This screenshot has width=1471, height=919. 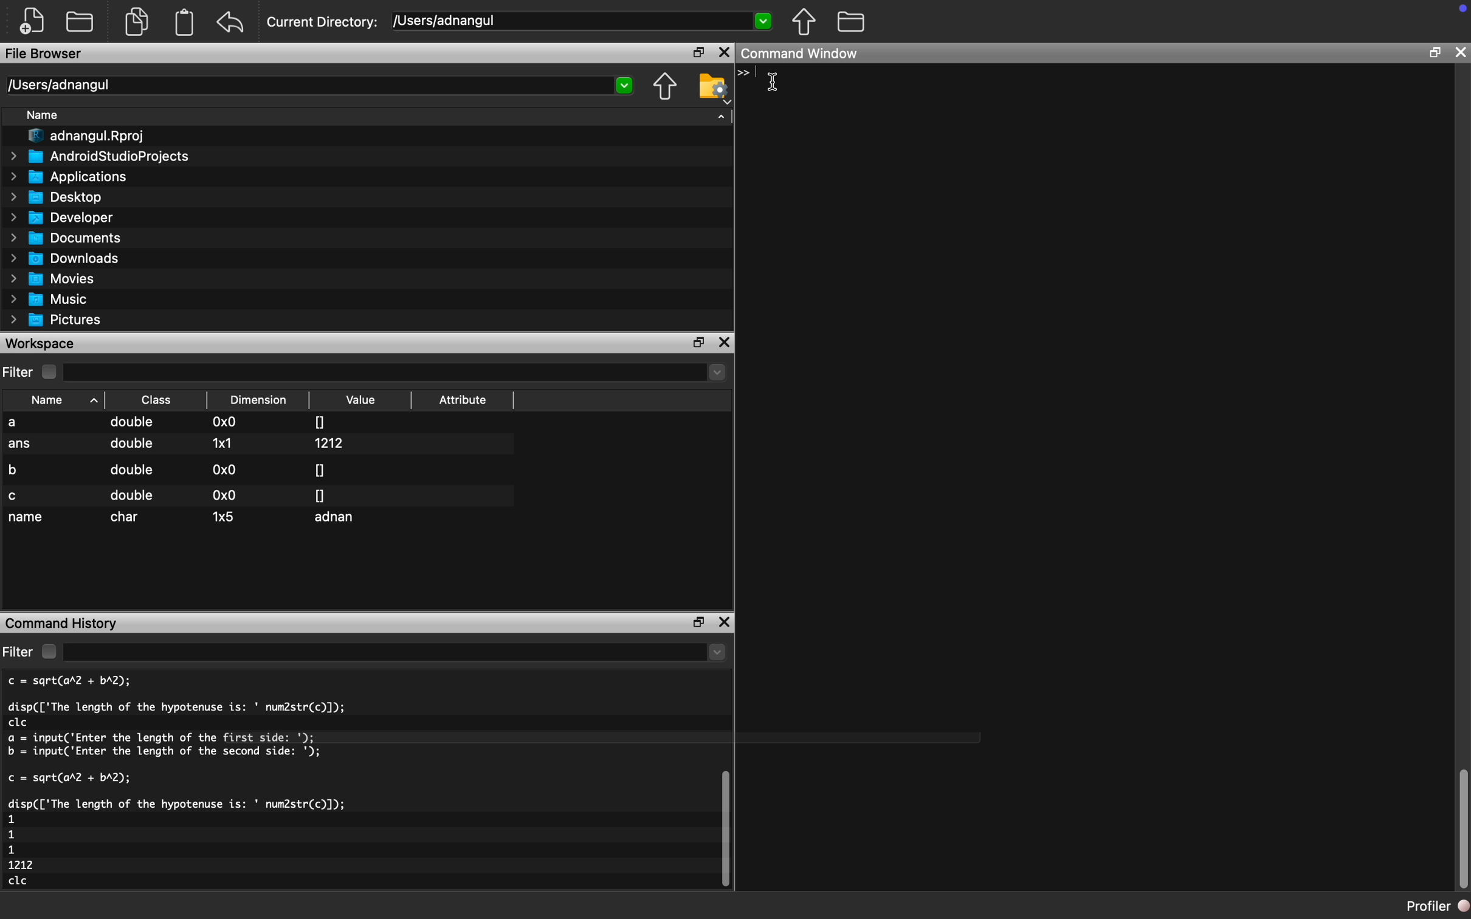 I want to click on Filter, so click(x=19, y=373).